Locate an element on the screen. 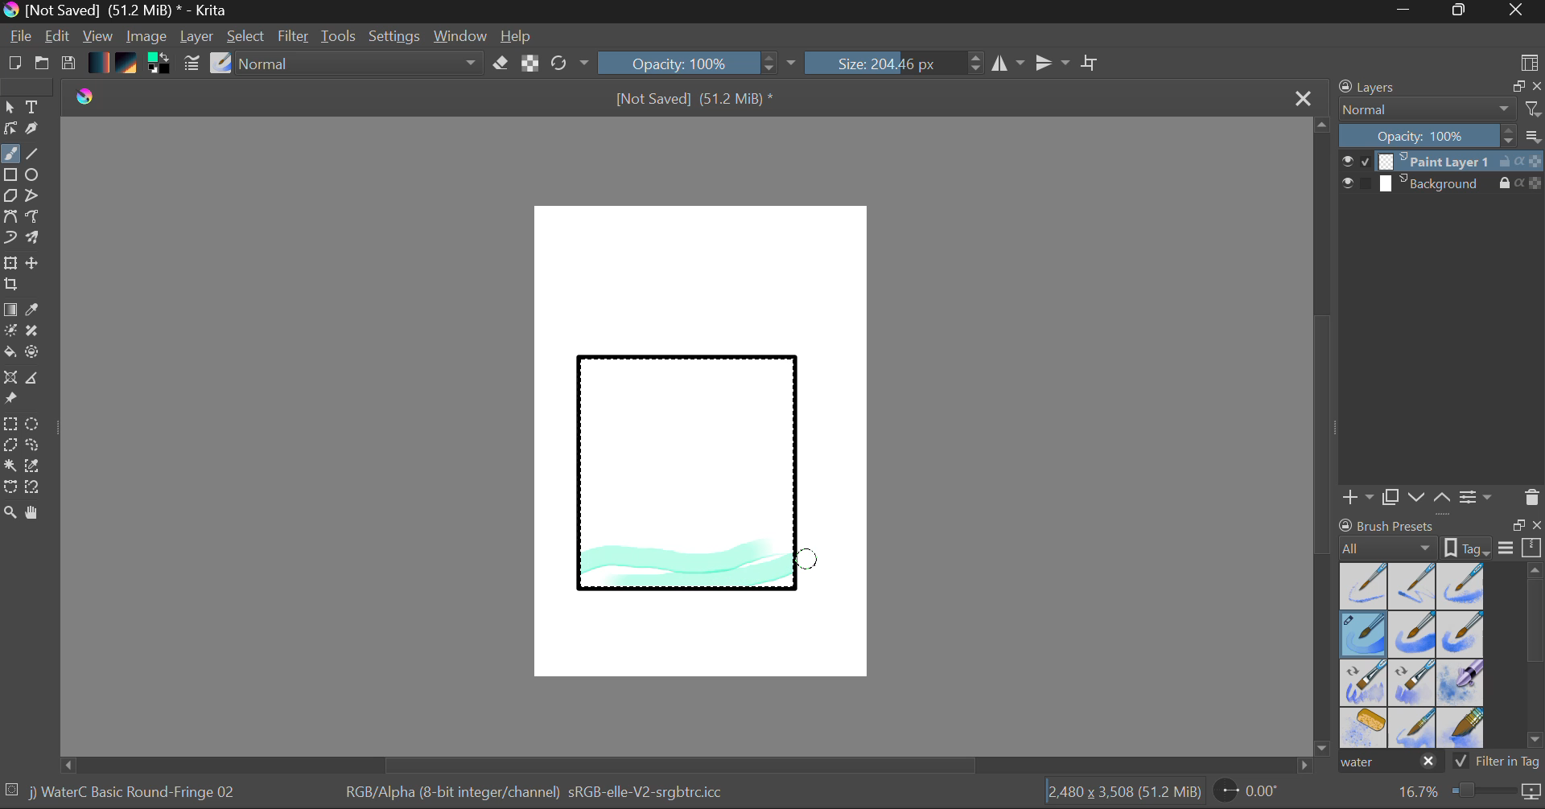 Image resolution: width=1545 pixels, height=809 pixels. Filter is located at coordinates (295, 39).